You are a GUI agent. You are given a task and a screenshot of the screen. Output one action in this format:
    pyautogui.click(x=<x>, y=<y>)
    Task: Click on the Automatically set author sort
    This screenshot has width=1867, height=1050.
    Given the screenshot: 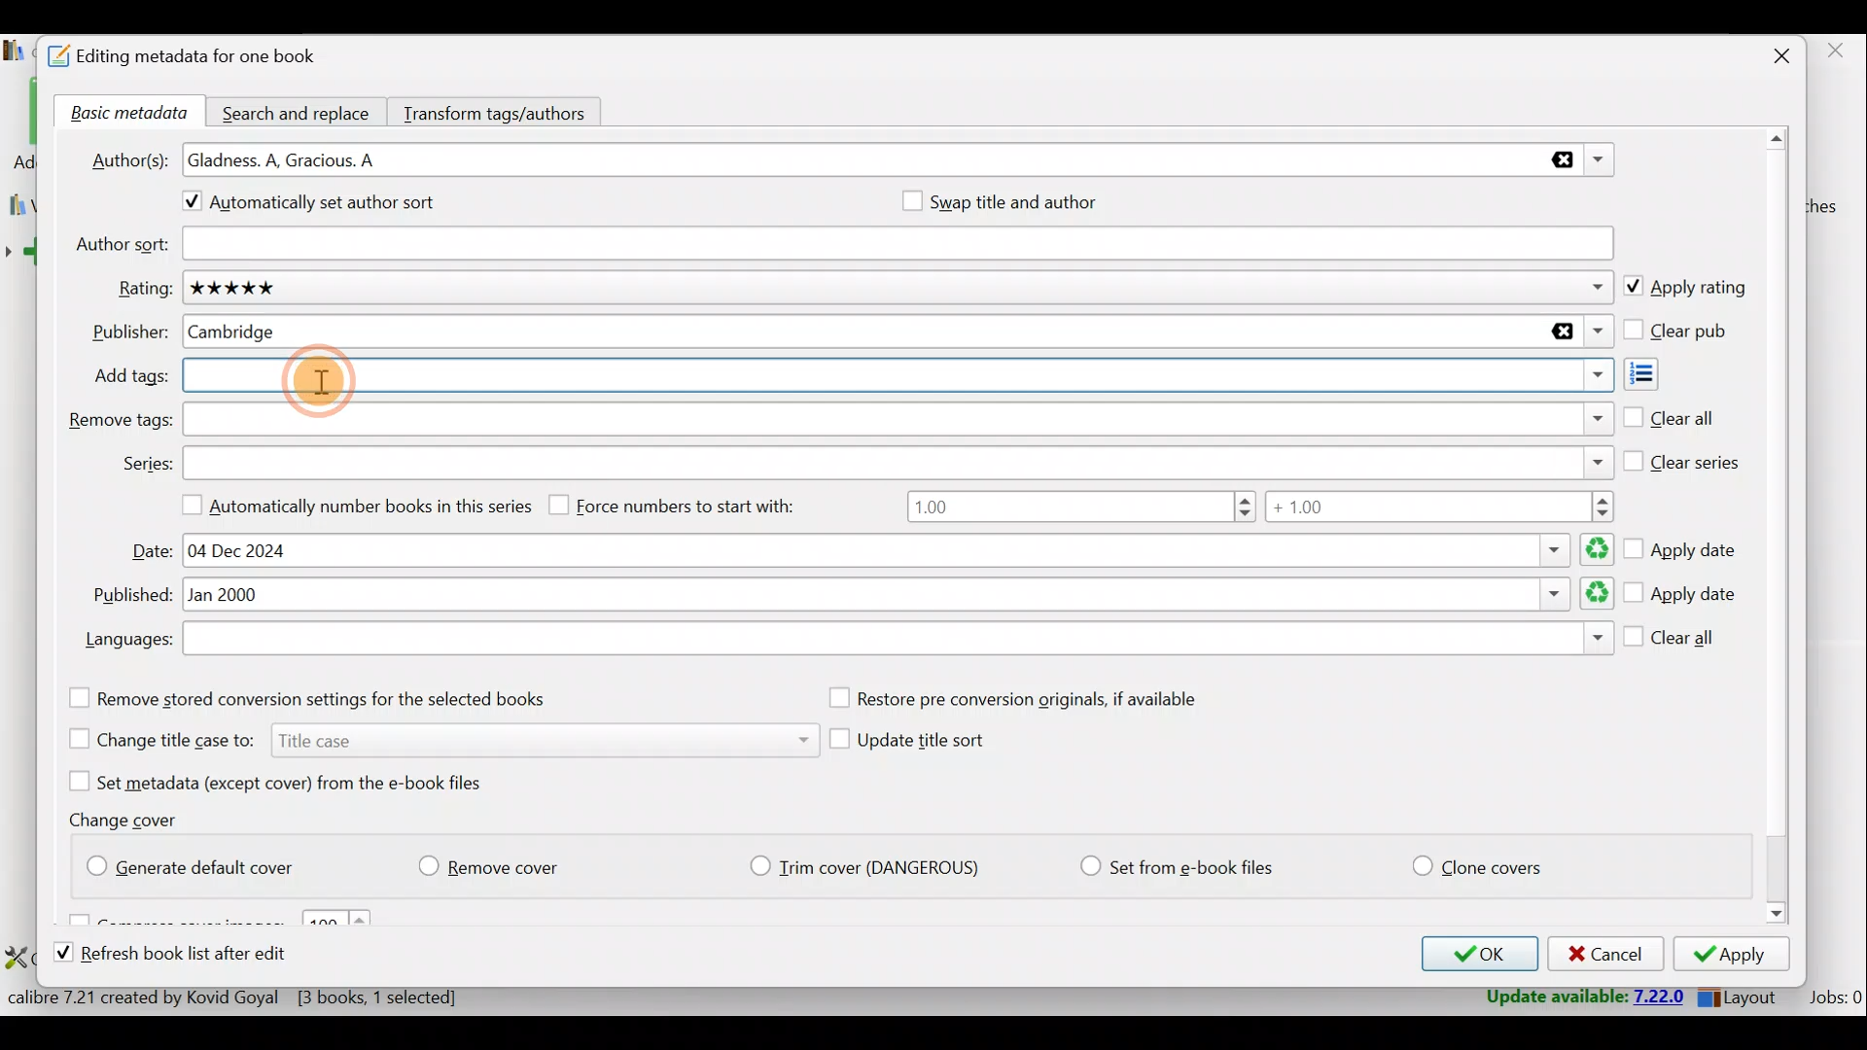 What is the action you would take?
    pyautogui.click(x=324, y=205)
    